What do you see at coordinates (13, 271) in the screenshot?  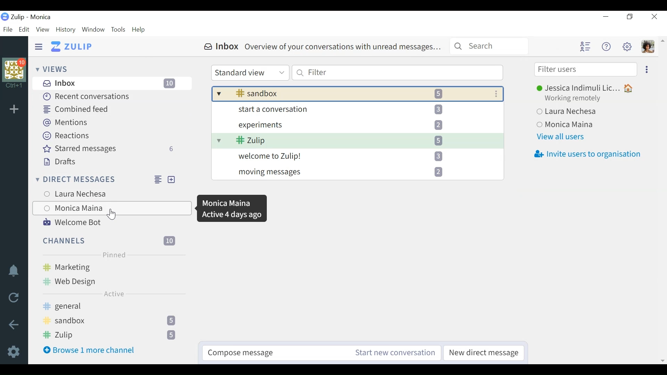 I see `Notification` at bounding box center [13, 271].